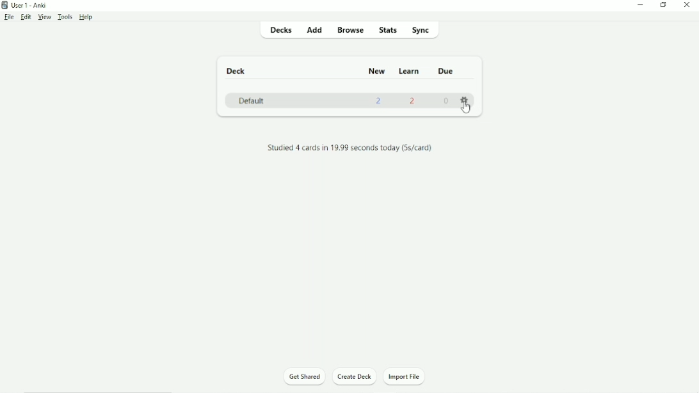  Describe the element at coordinates (465, 99) in the screenshot. I see `Settings` at that location.